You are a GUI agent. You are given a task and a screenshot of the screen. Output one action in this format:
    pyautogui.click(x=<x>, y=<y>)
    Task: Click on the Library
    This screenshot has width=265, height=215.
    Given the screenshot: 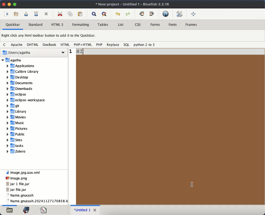 What is the action you would take?
    pyautogui.click(x=16, y=111)
    